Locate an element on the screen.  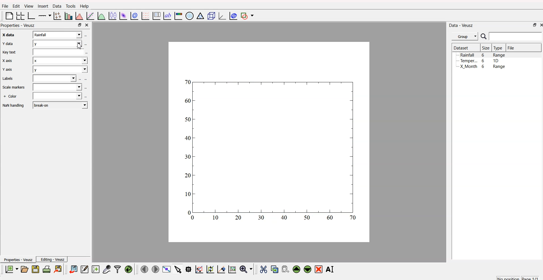
Edit is located at coordinates (15, 6).